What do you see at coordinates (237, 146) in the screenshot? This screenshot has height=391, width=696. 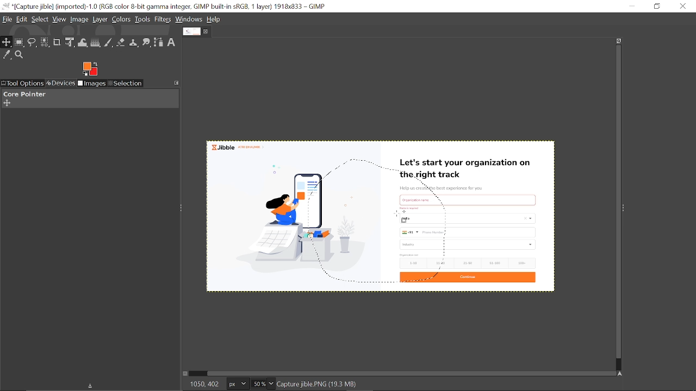 I see `Jibble` at bounding box center [237, 146].